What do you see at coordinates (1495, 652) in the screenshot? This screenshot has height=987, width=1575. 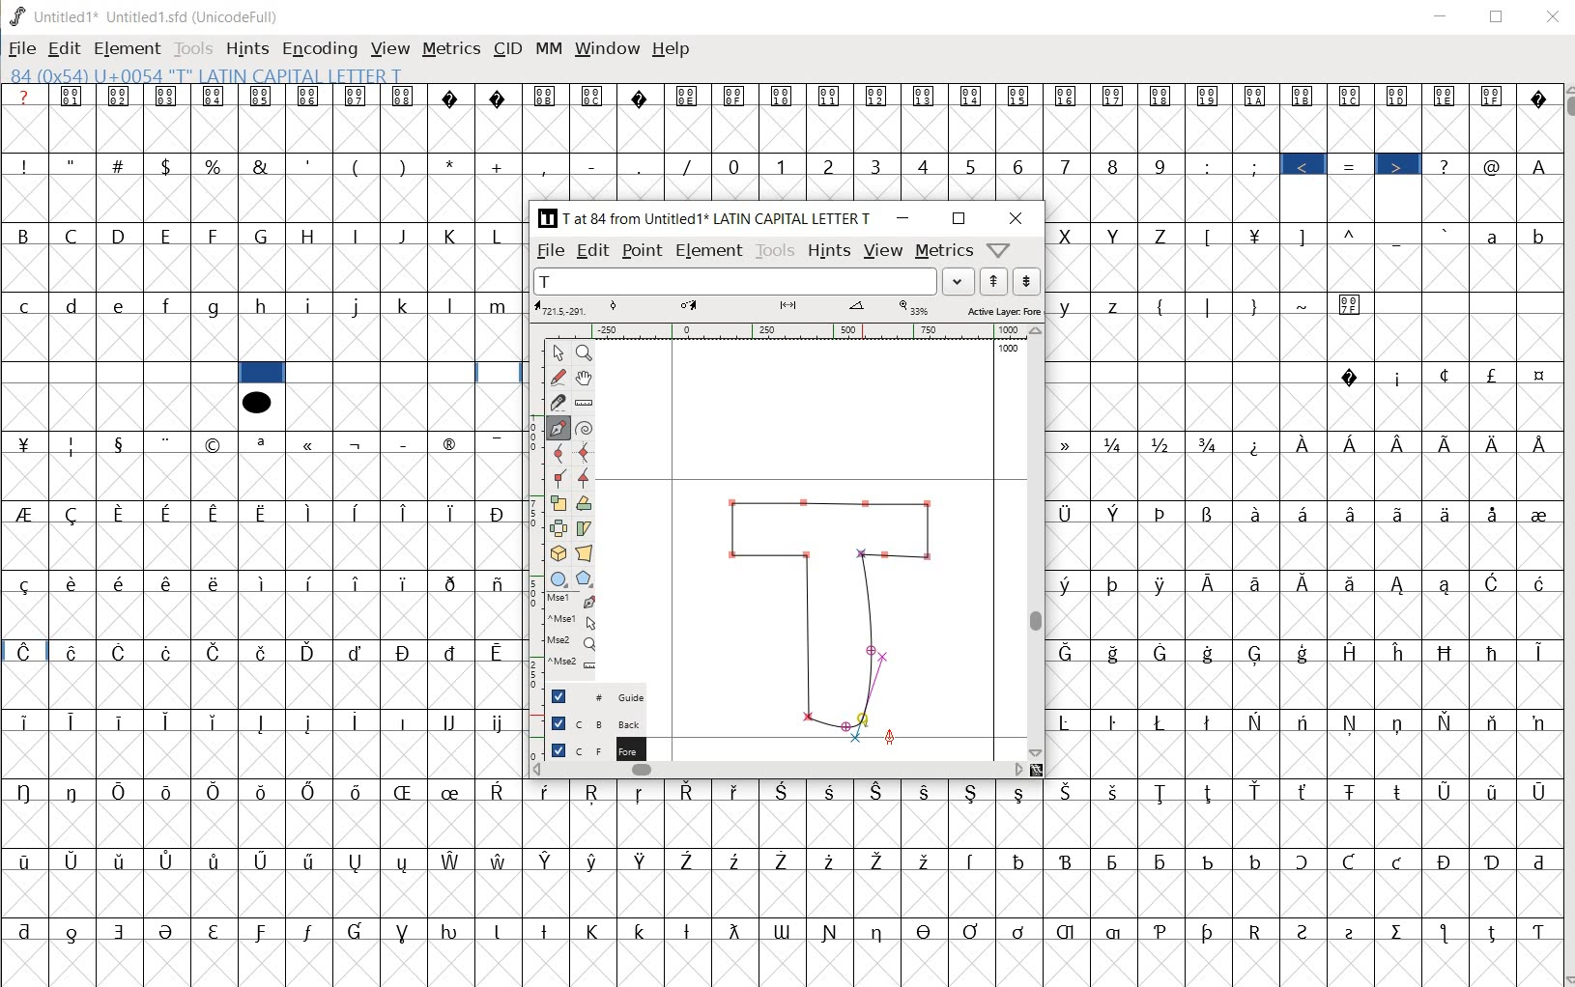 I see `Symbol` at bounding box center [1495, 652].